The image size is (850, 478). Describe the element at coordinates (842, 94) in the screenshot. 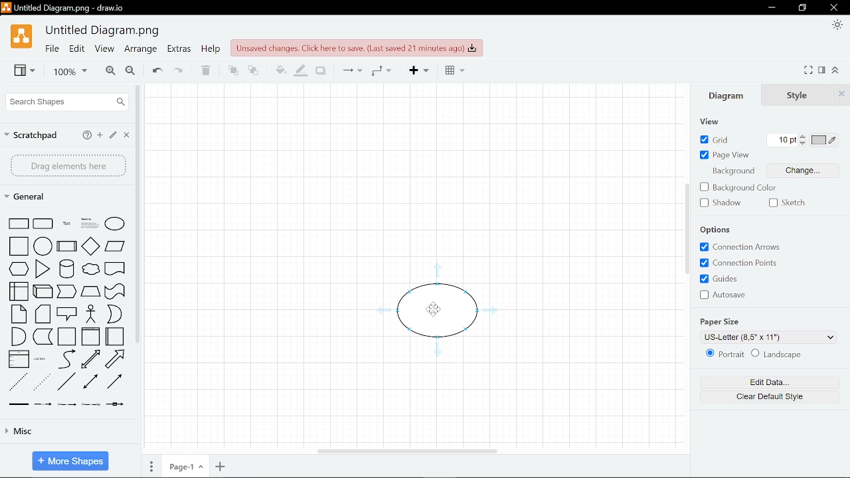

I see `Close sidebar` at that location.